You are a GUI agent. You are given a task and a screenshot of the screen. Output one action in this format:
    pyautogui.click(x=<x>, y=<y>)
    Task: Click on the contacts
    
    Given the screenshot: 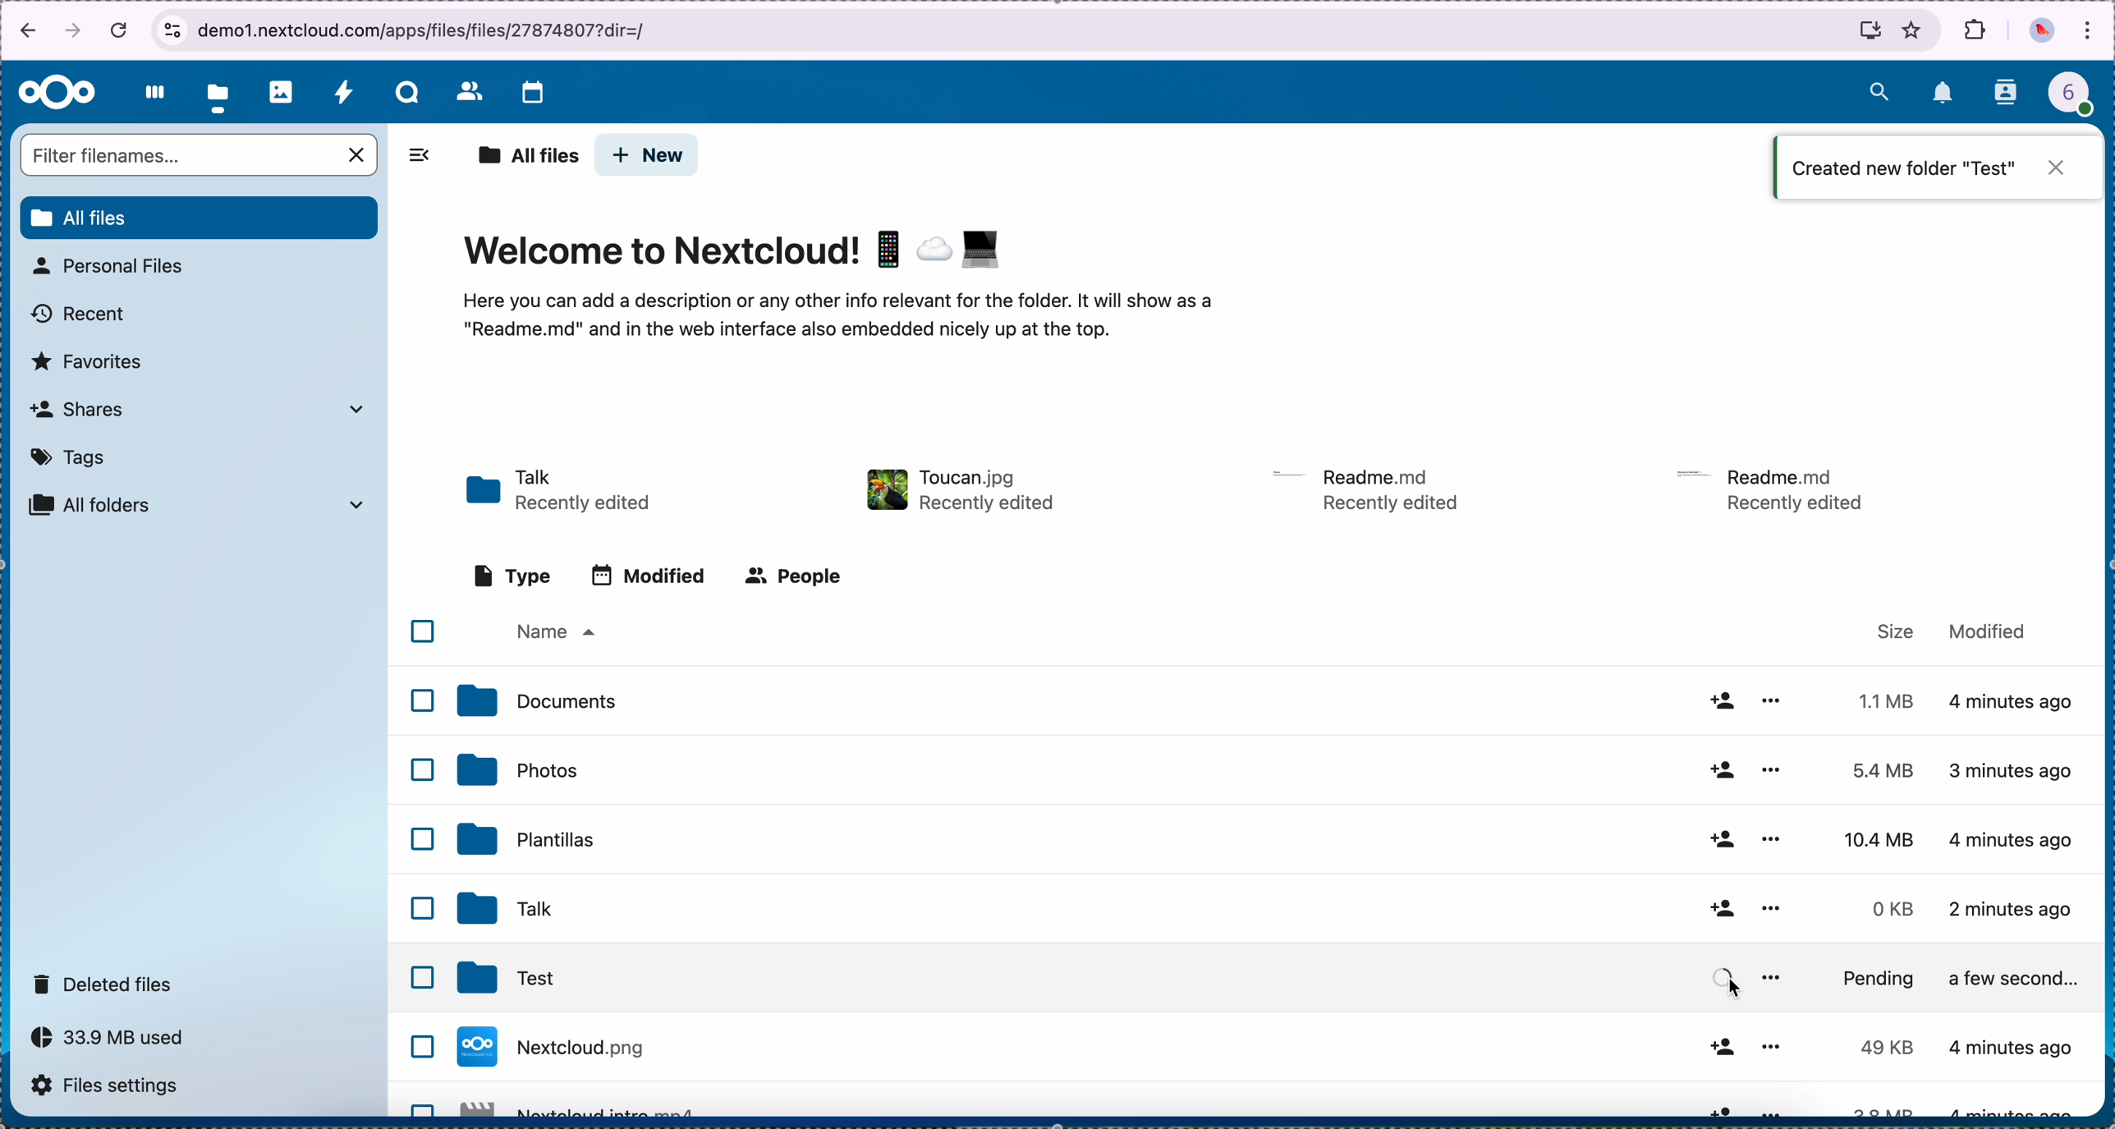 What is the action you would take?
    pyautogui.click(x=468, y=90)
    